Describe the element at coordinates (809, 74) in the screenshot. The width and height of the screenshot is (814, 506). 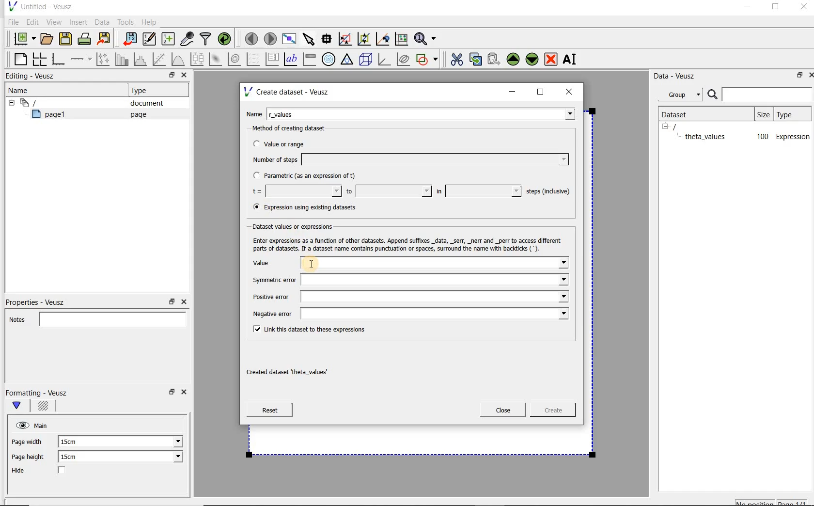
I see `Close` at that location.